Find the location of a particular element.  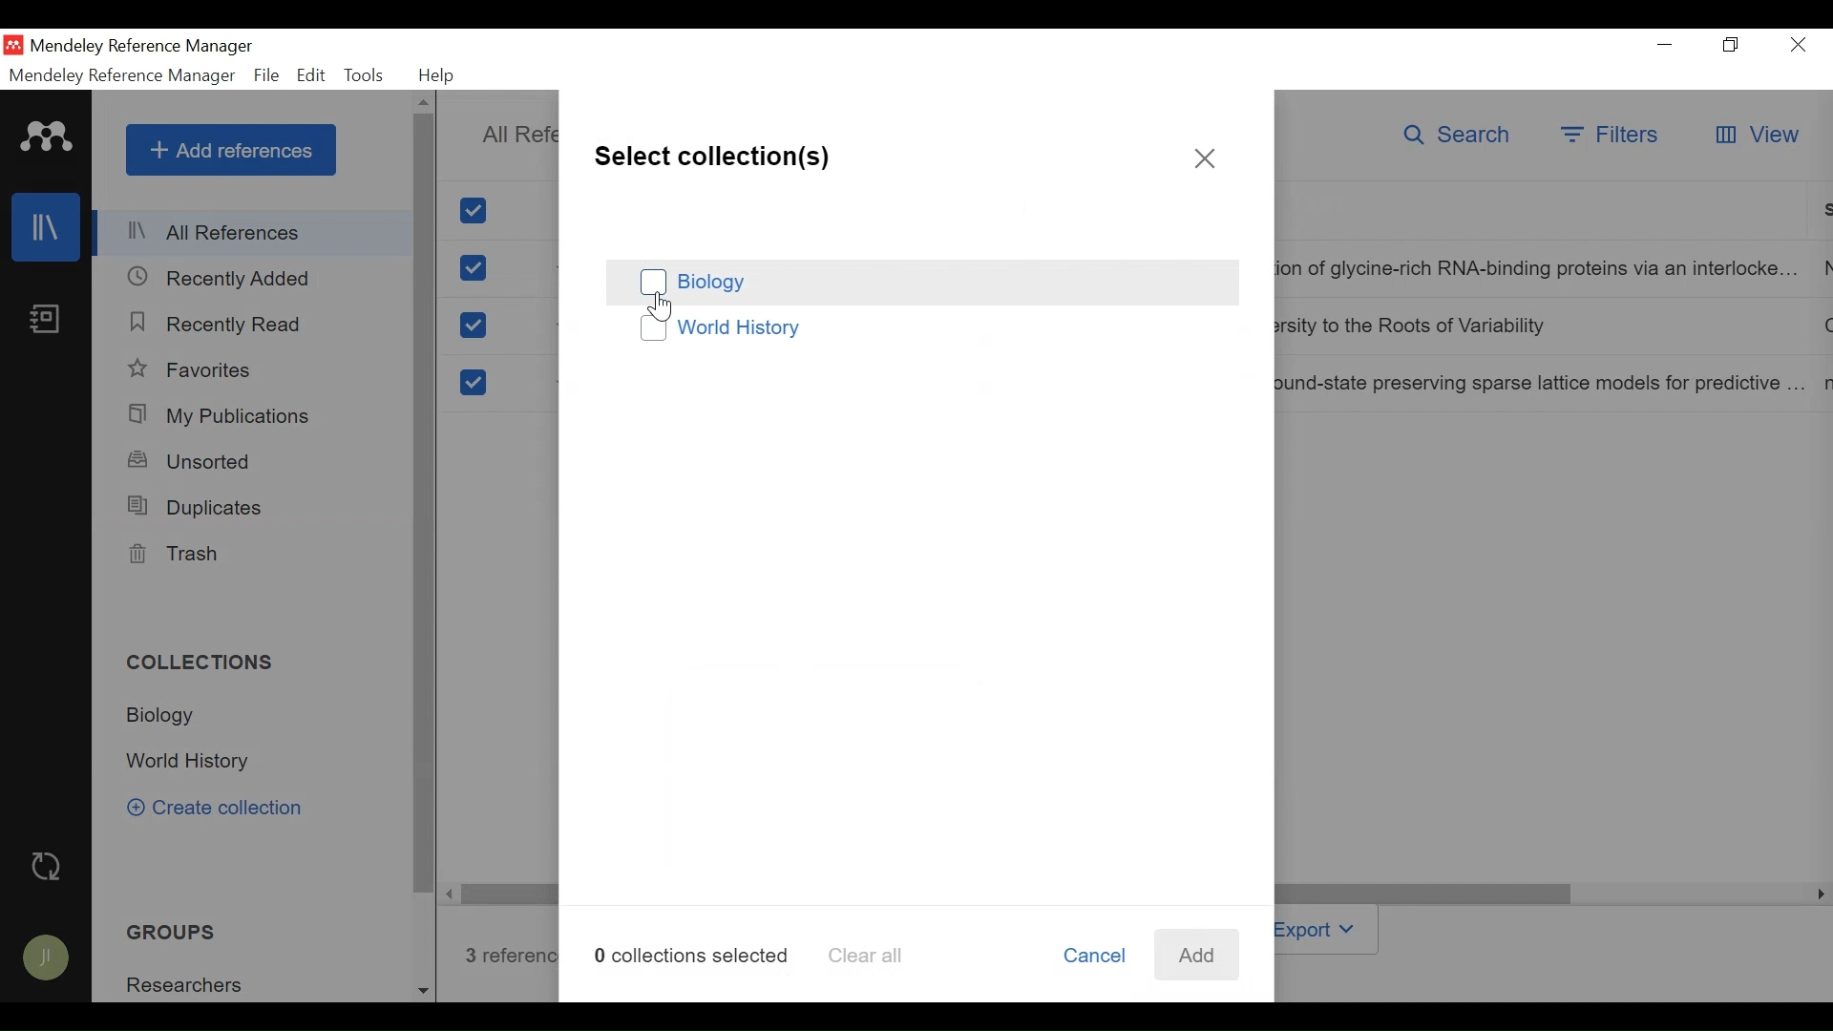

Vertical Scroll bar is located at coordinates (426, 505).